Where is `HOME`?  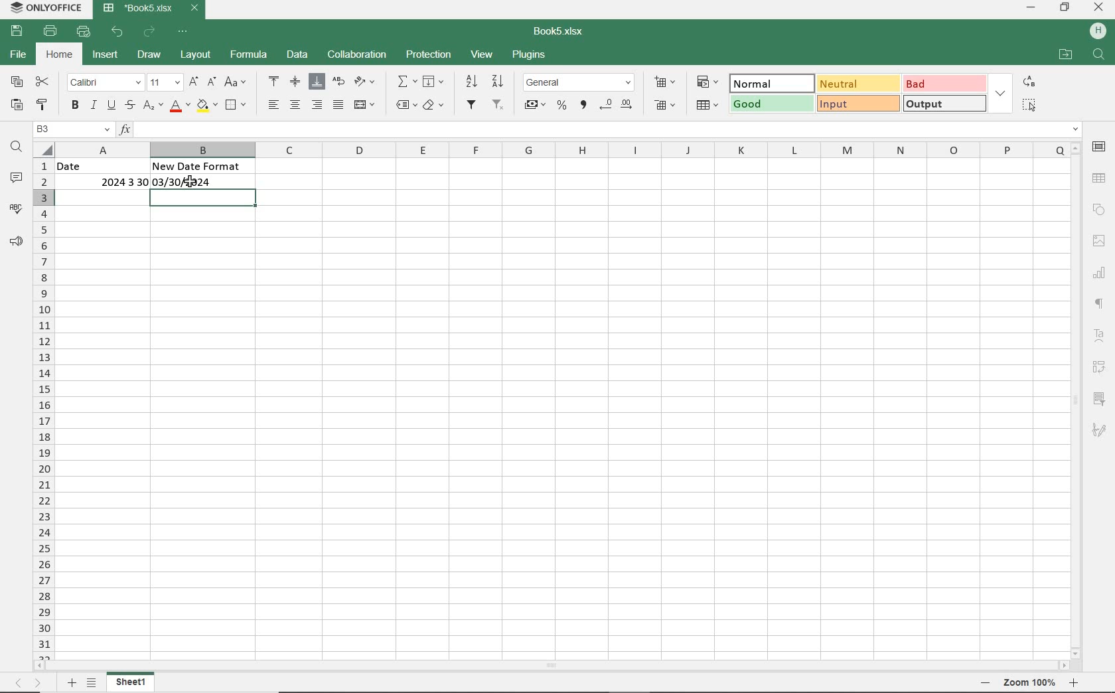
HOME is located at coordinates (61, 54).